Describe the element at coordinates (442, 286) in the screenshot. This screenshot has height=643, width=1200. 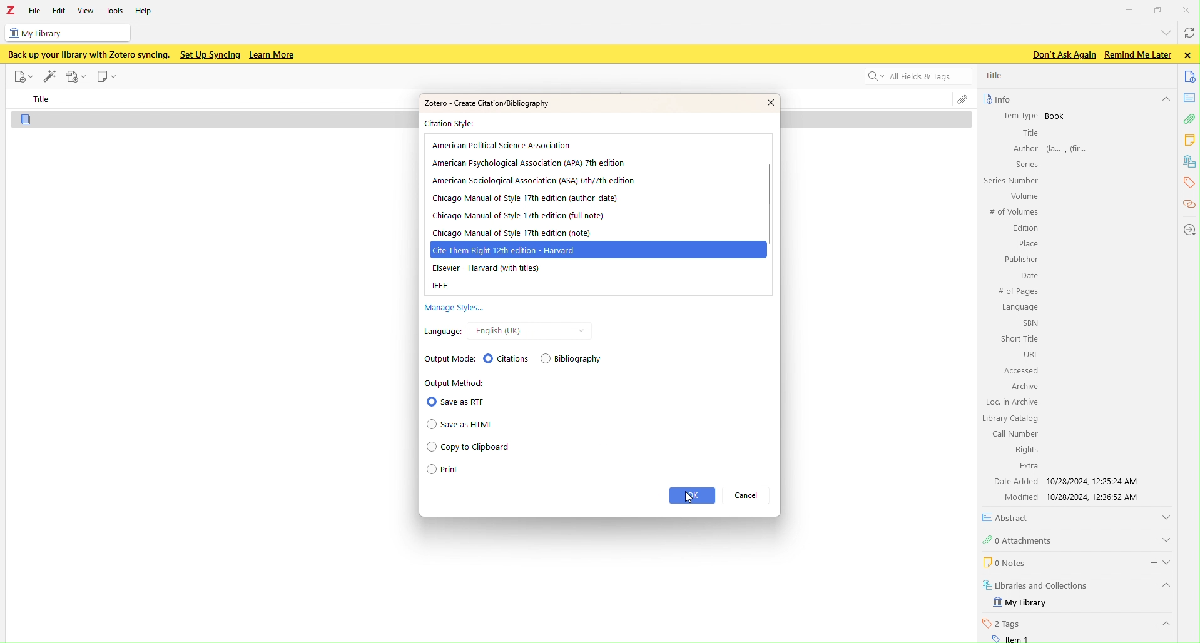
I see `EEE` at that location.